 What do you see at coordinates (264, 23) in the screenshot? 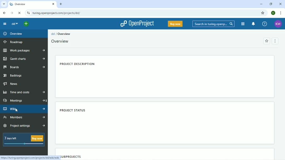
I see `Help` at bounding box center [264, 23].